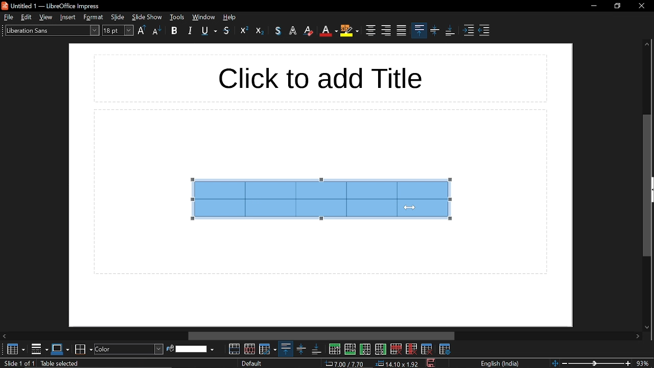 The image size is (654, 368). What do you see at coordinates (446, 349) in the screenshot?
I see `table properties` at bounding box center [446, 349].